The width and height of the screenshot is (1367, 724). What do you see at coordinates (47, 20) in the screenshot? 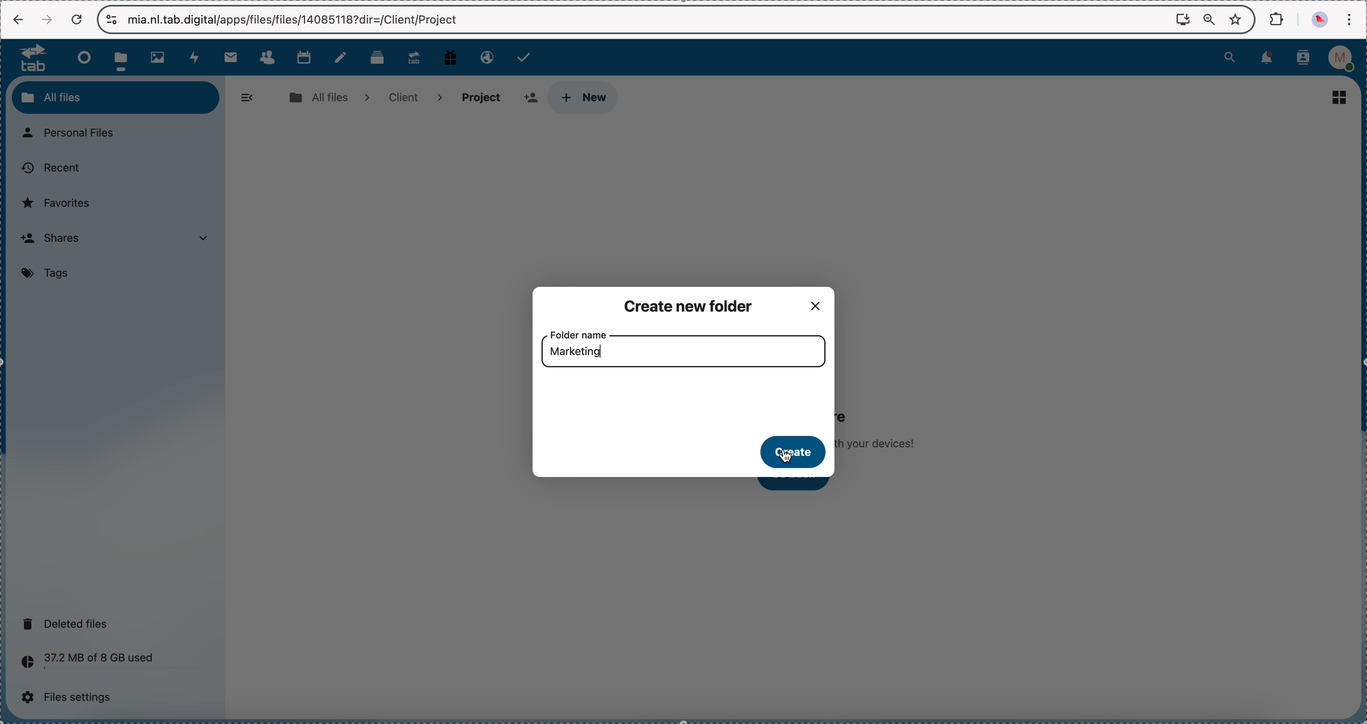
I see `navigate foward` at bounding box center [47, 20].